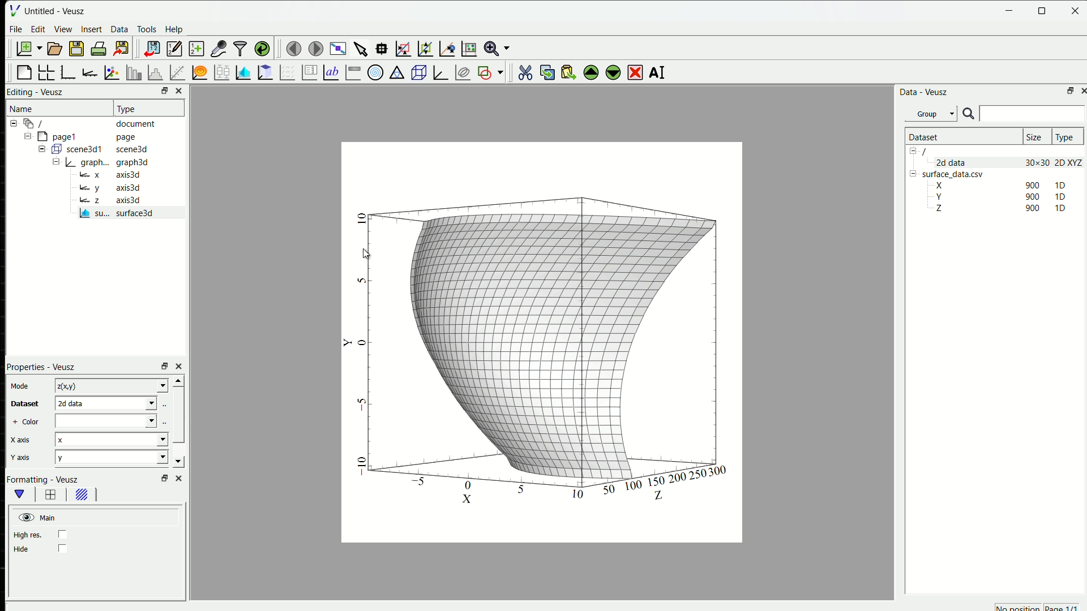 The height and width of the screenshot is (611, 1087). Describe the element at coordinates (22, 549) in the screenshot. I see `Hide` at that location.